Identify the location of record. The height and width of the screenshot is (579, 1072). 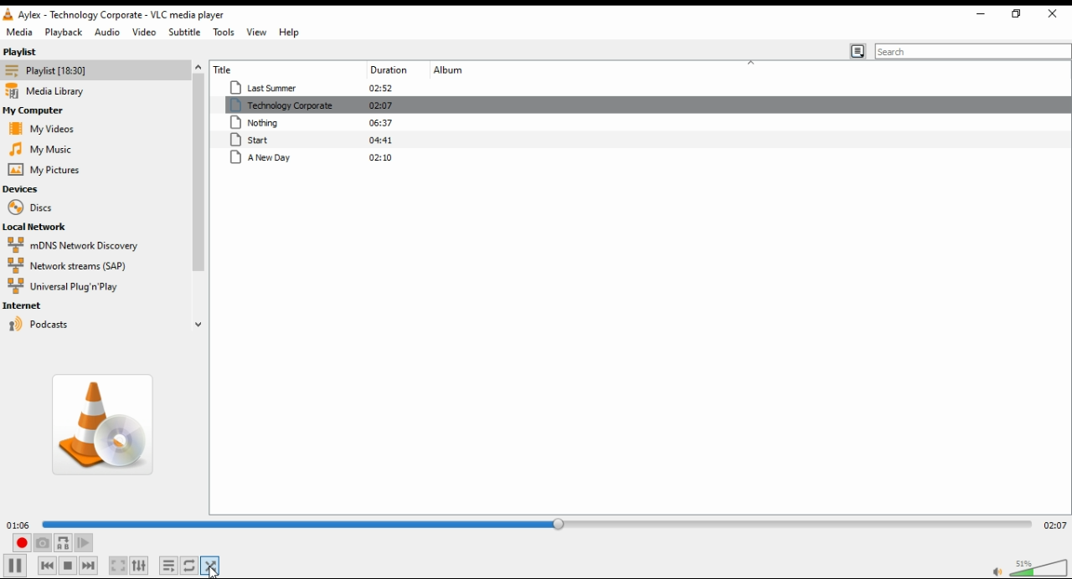
(22, 543).